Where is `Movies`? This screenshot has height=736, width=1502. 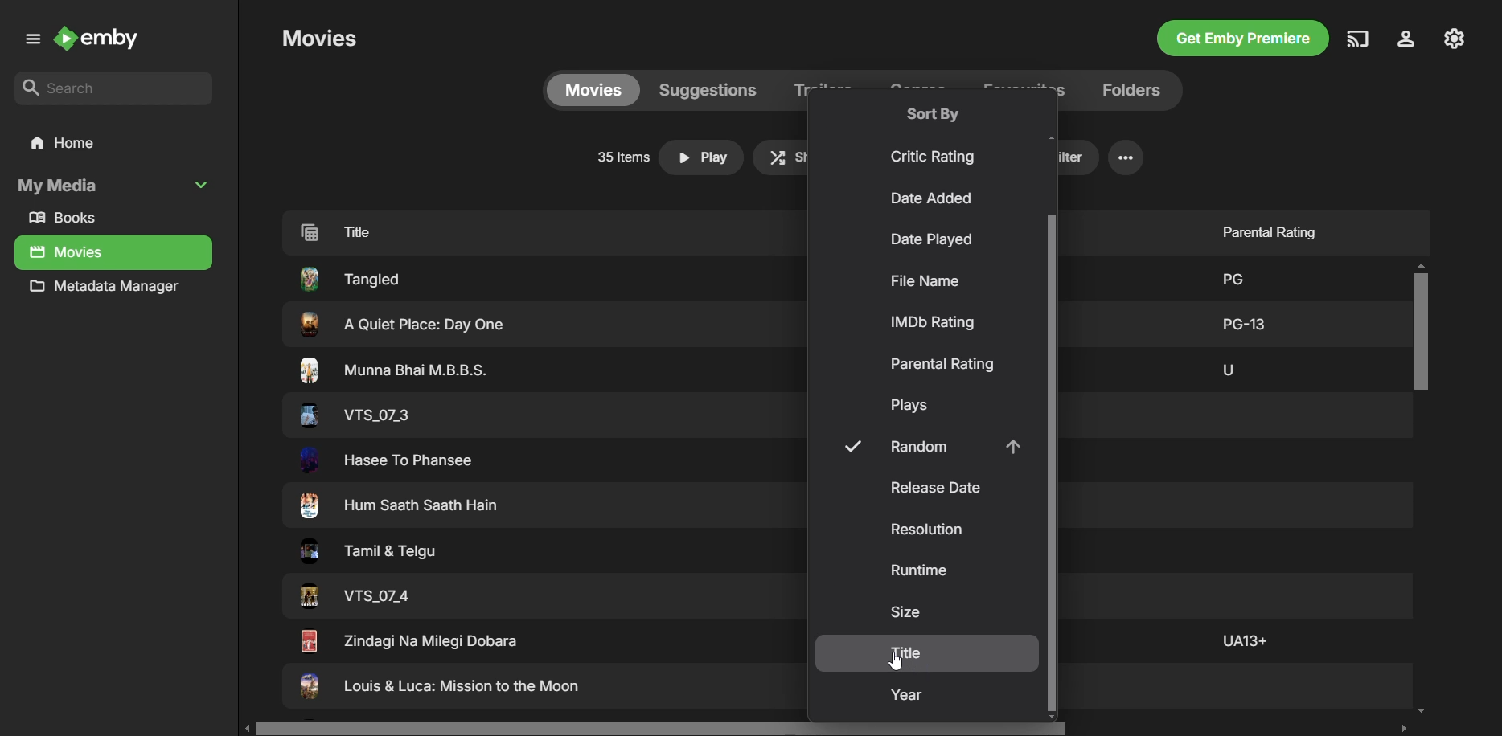
Movies is located at coordinates (319, 38).